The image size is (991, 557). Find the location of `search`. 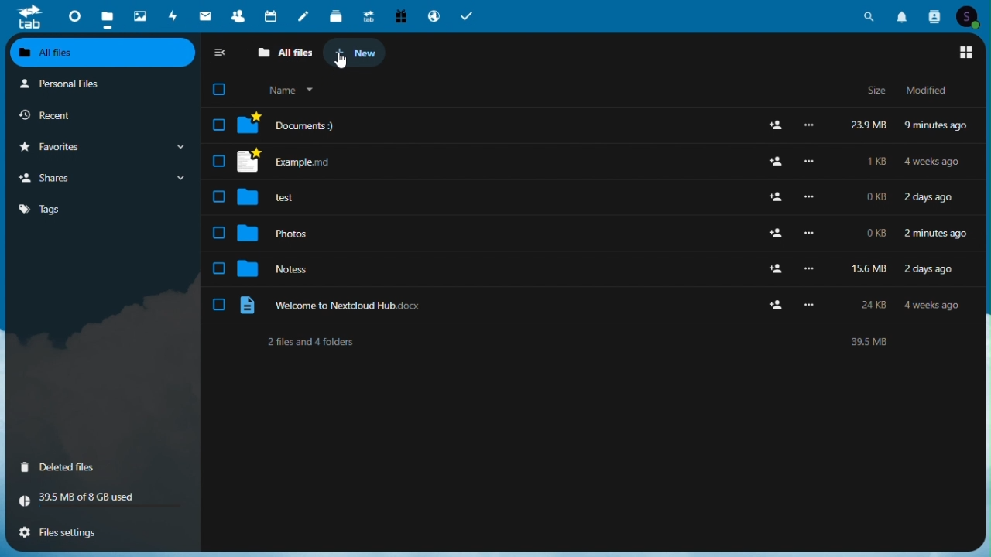

search is located at coordinates (869, 15).